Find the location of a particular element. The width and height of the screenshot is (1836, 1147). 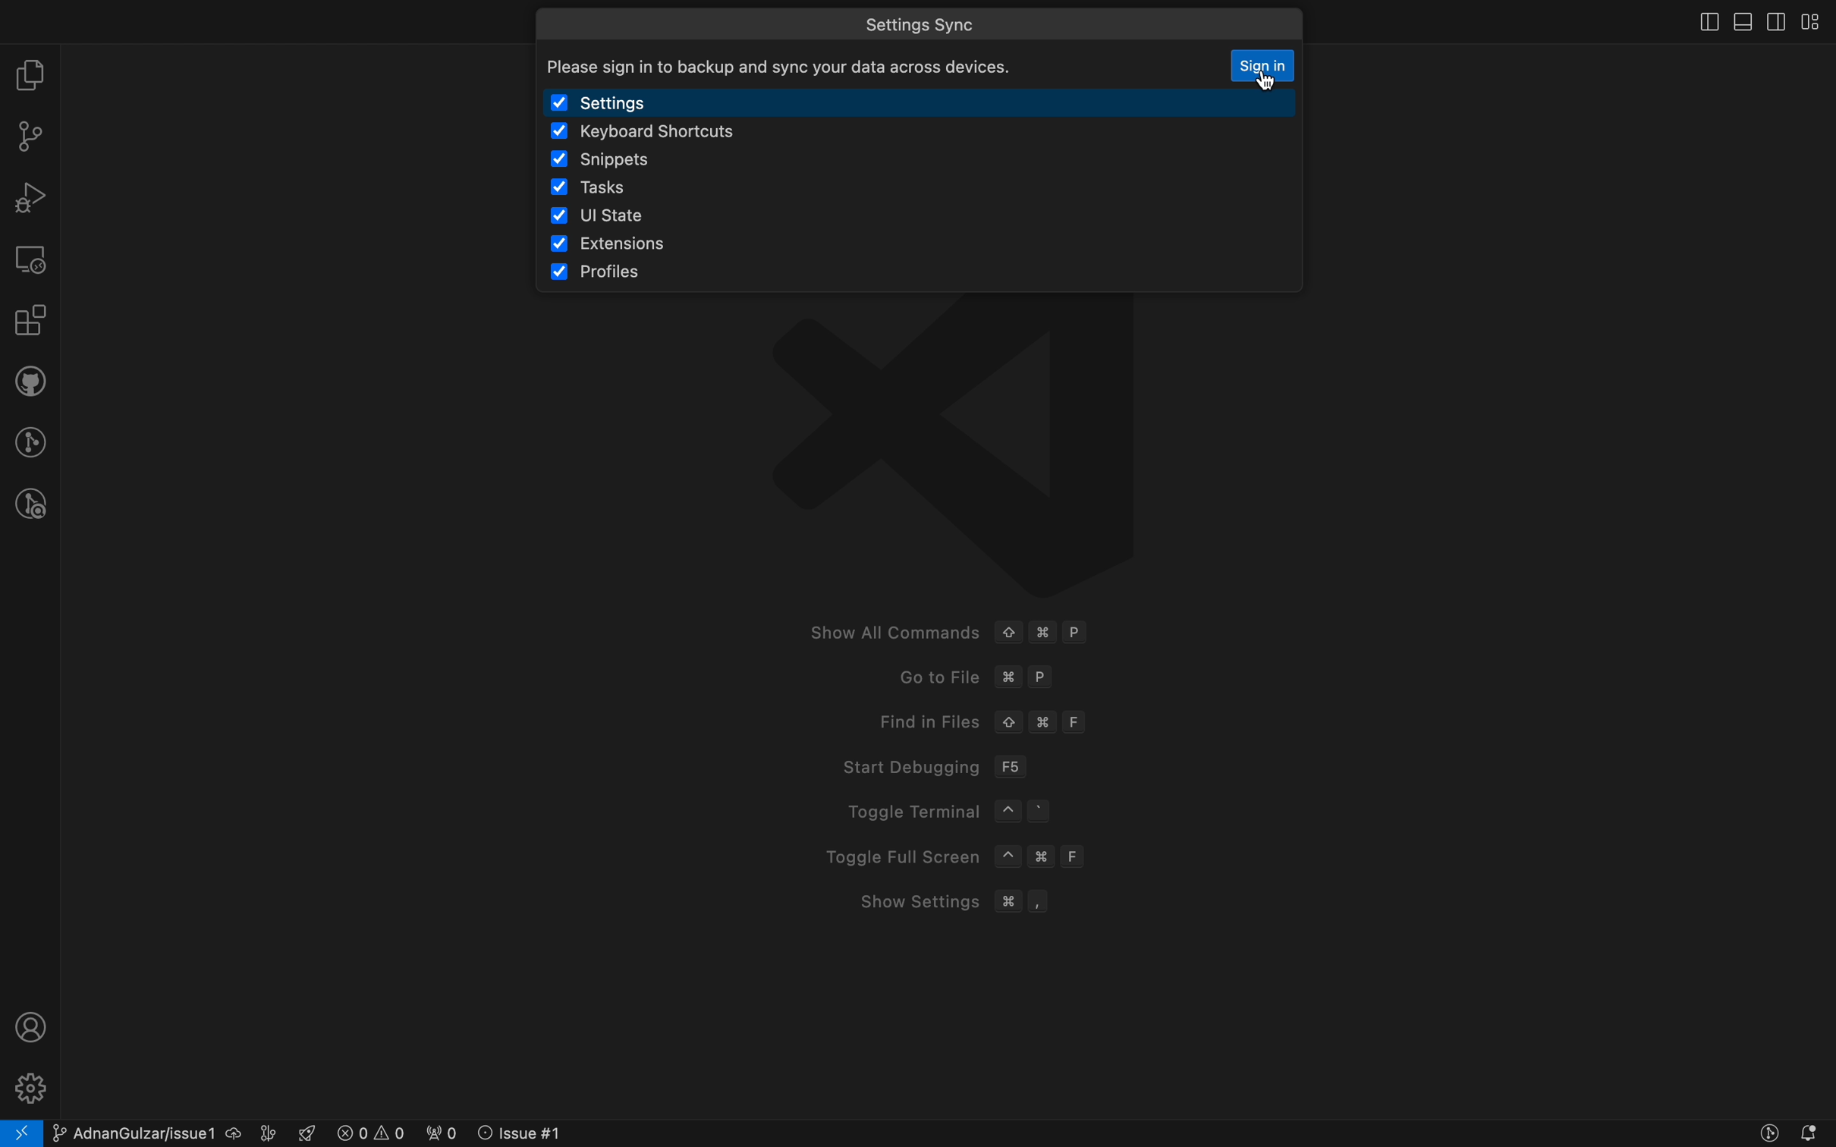

layouts is located at coordinates (1817, 22).